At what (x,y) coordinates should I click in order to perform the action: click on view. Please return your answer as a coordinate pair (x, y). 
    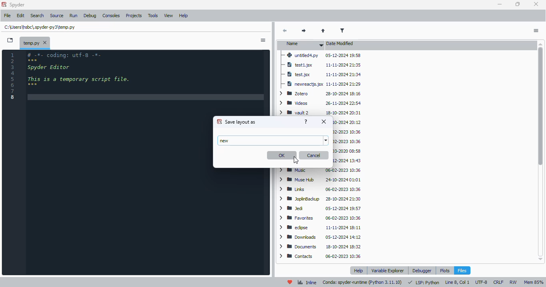
    Looking at the image, I should click on (169, 16).